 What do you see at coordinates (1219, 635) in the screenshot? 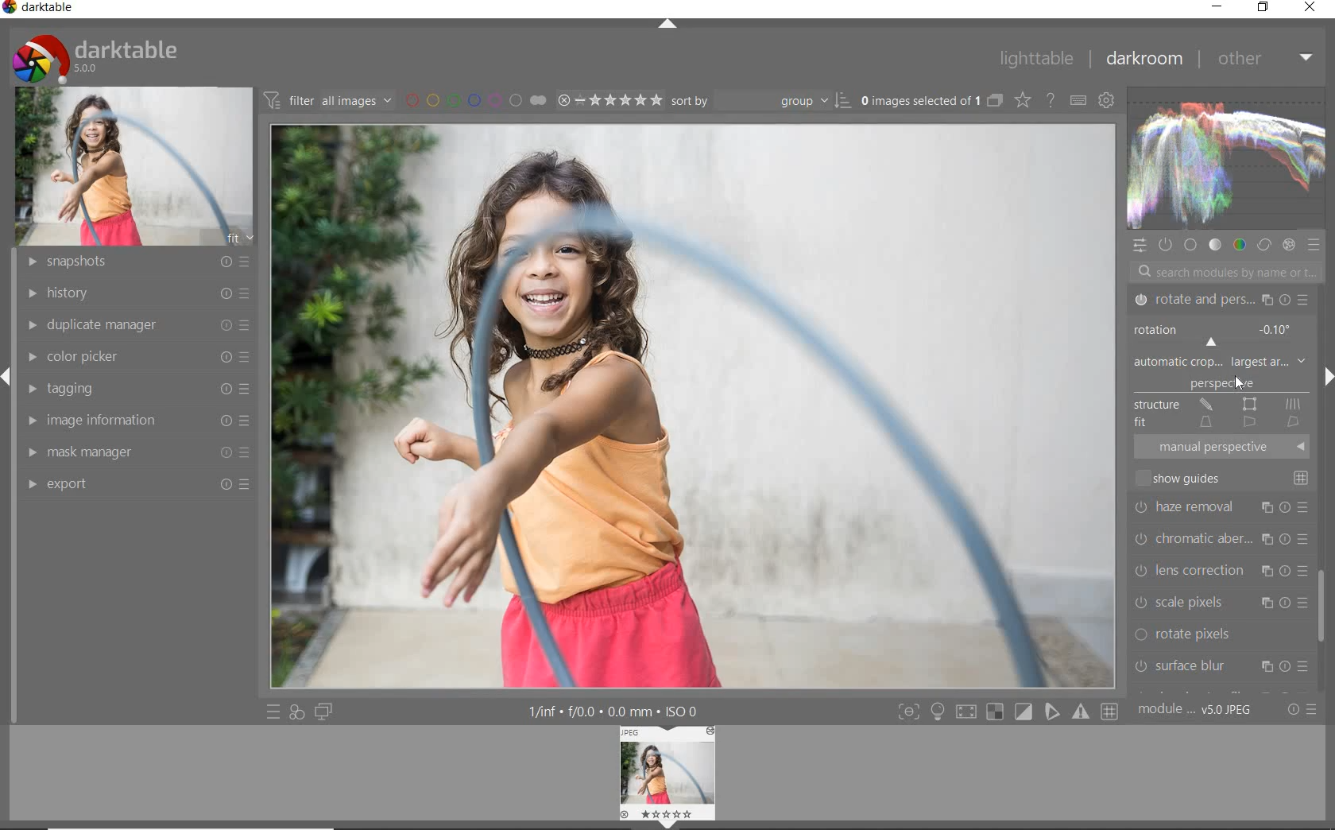
I see `rotate pixels` at bounding box center [1219, 635].